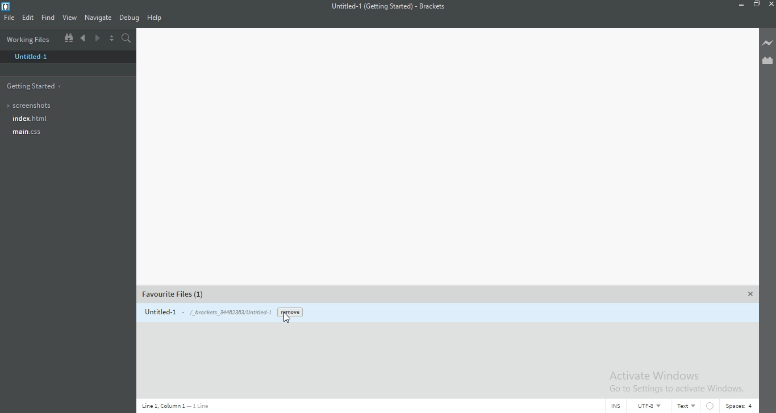  Describe the element at coordinates (765, 43) in the screenshot. I see `Live preview` at that location.